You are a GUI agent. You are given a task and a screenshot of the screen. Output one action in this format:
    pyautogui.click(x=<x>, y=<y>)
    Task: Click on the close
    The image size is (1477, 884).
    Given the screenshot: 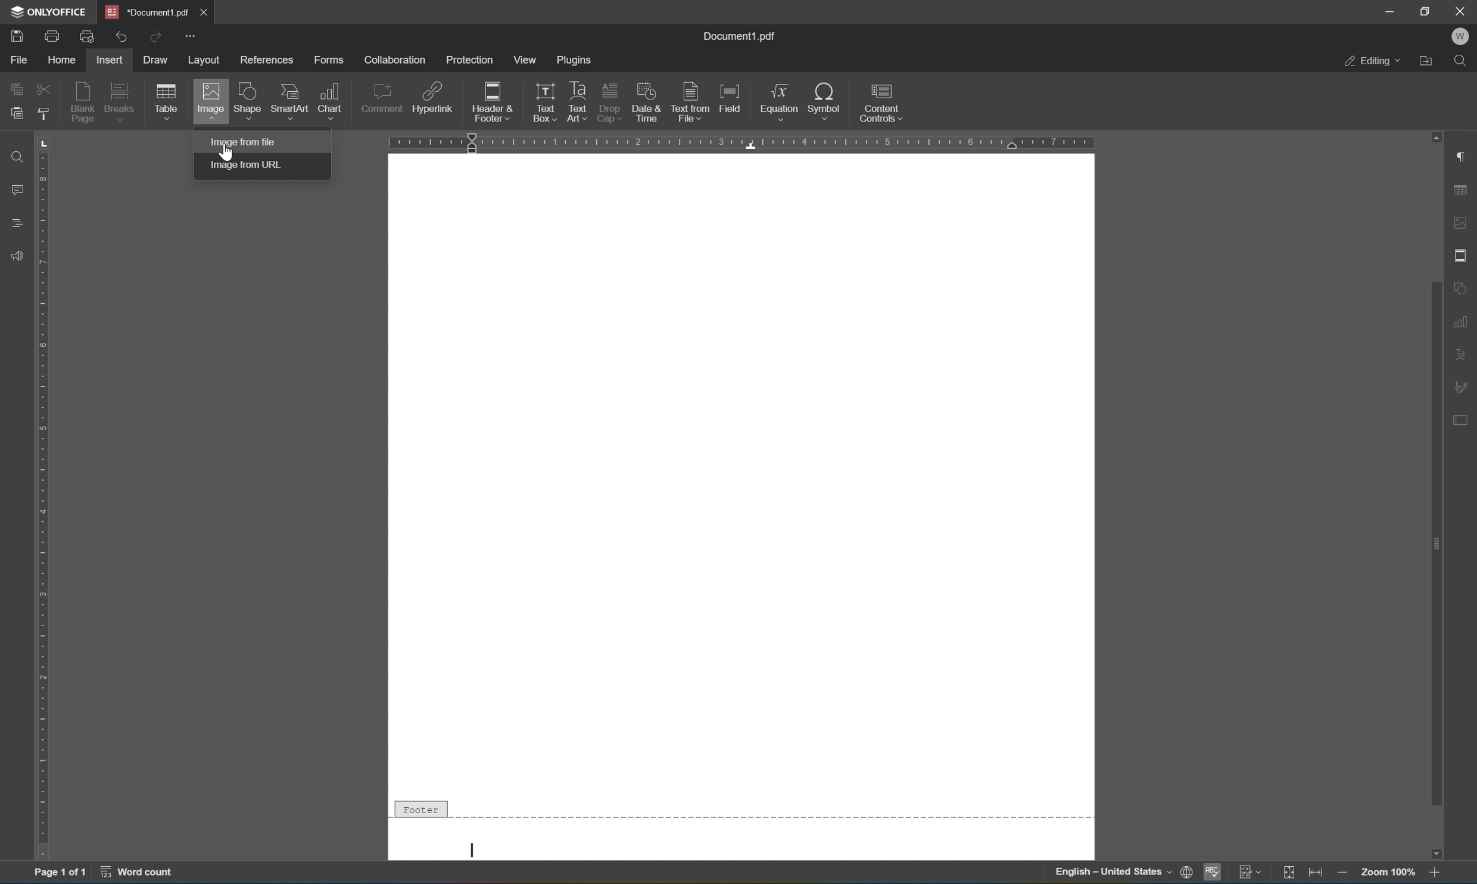 What is the action you would take?
    pyautogui.click(x=213, y=14)
    